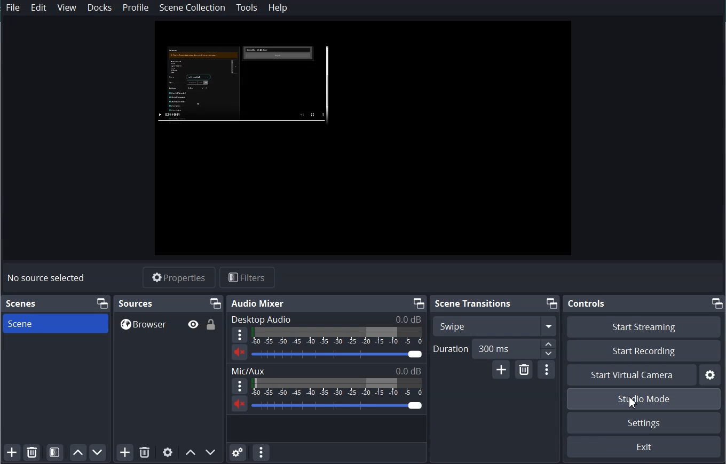  Describe the element at coordinates (211, 452) in the screenshot. I see `Move Source Down` at that location.